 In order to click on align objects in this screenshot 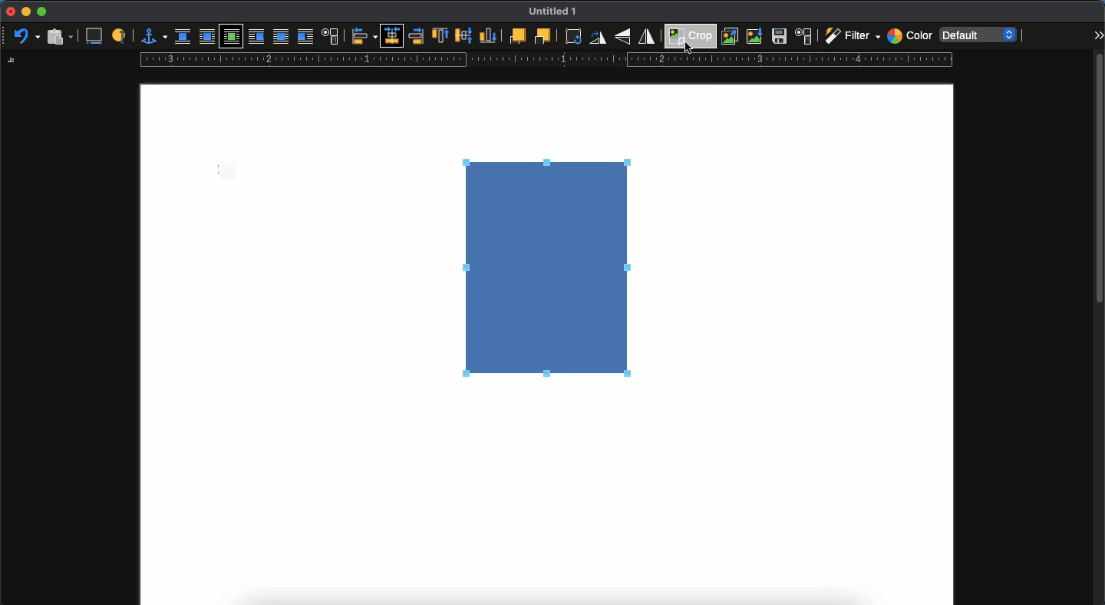, I will do `click(364, 36)`.